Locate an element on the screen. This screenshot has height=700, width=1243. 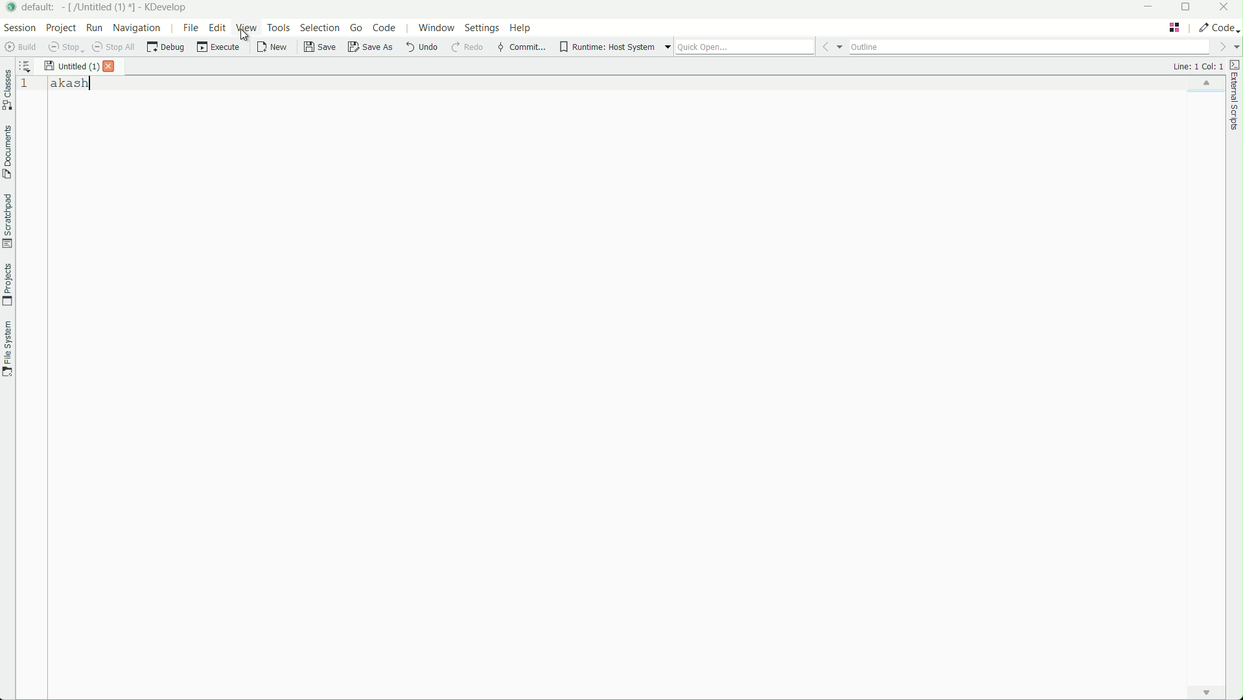
[/untitled] is located at coordinates (99, 8).